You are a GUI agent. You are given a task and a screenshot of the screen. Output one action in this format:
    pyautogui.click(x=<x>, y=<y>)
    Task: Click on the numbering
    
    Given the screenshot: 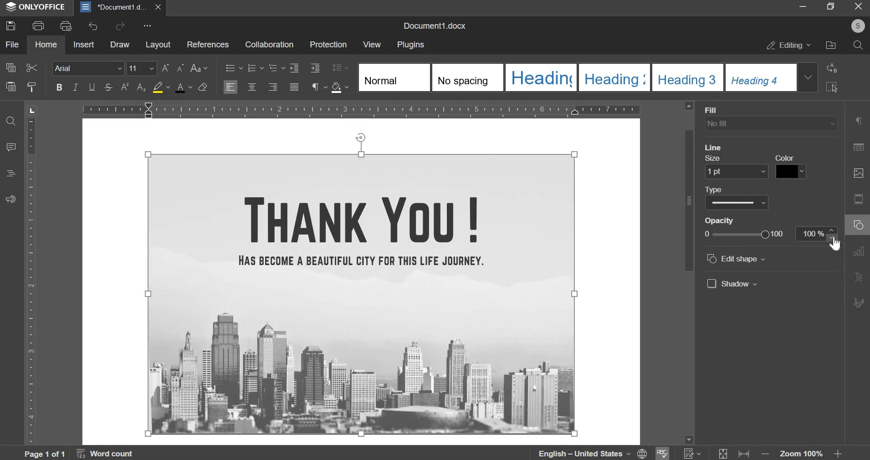 What is the action you would take?
    pyautogui.click(x=255, y=68)
    